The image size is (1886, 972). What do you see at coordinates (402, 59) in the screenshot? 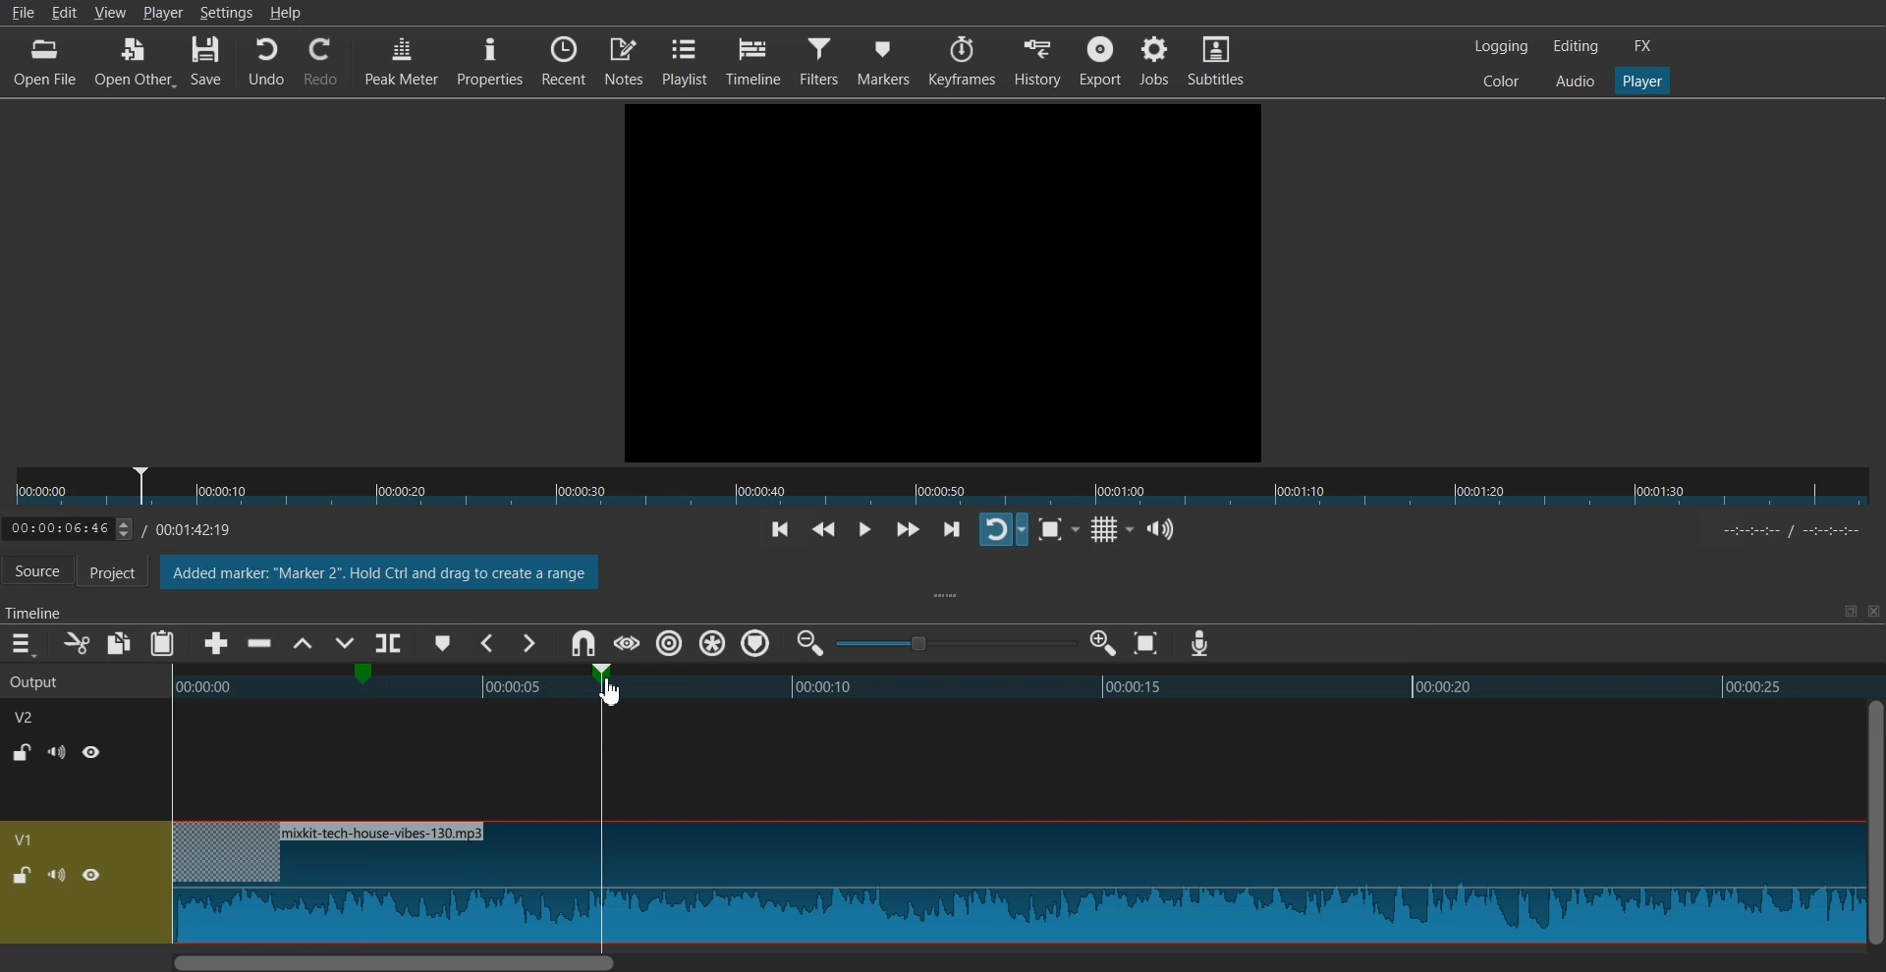
I see `Peak Meter` at bounding box center [402, 59].